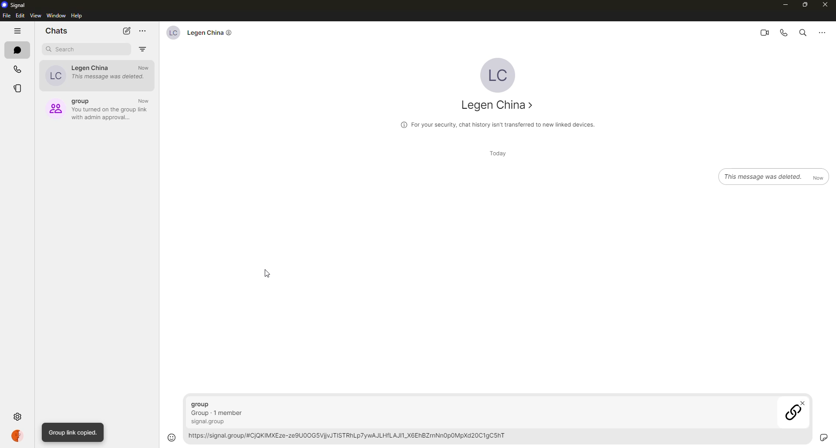 This screenshot has width=836, height=448. I want to click on voice call, so click(783, 33).